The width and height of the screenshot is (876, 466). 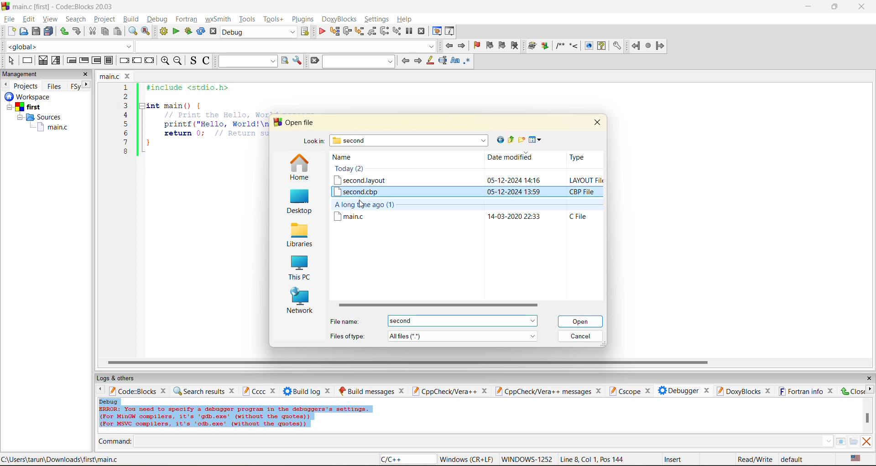 I want to click on logo, so click(x=5, y=5).